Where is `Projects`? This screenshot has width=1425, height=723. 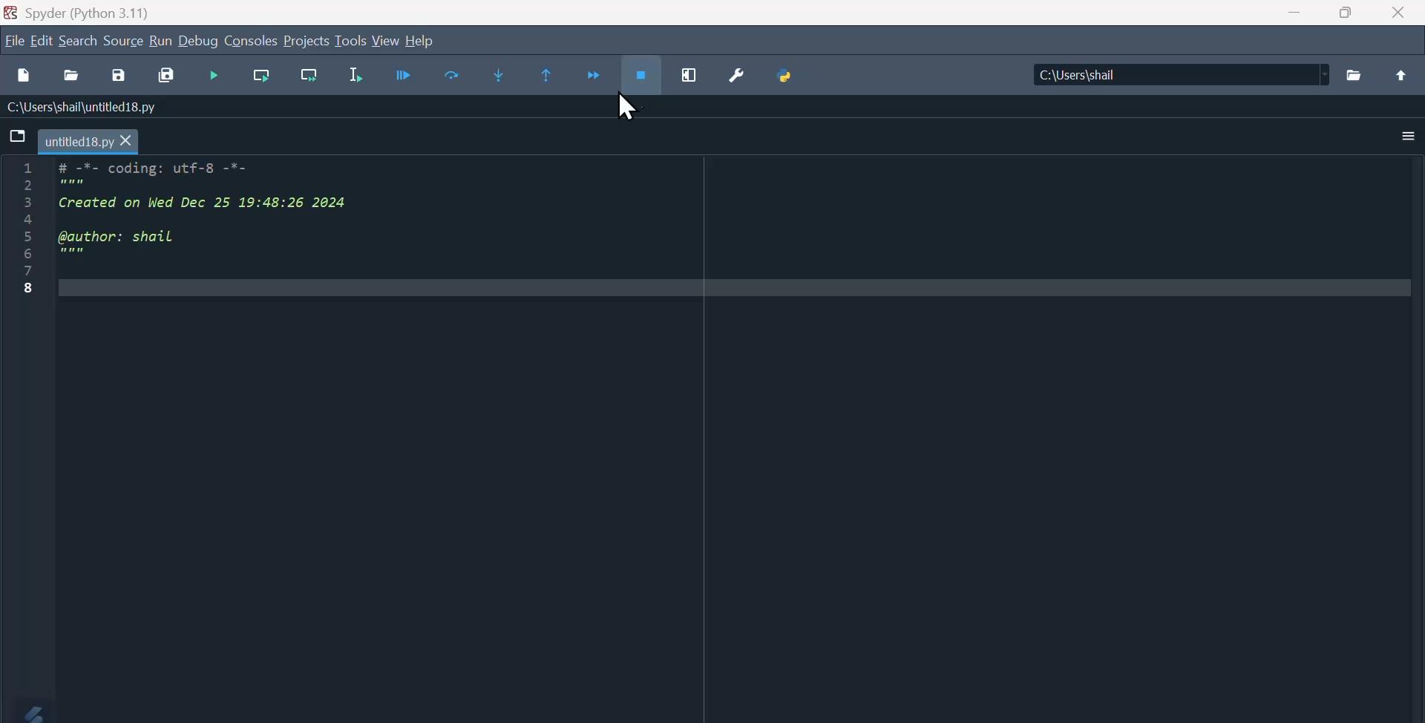
Projects is located at coordinates (307, 39).